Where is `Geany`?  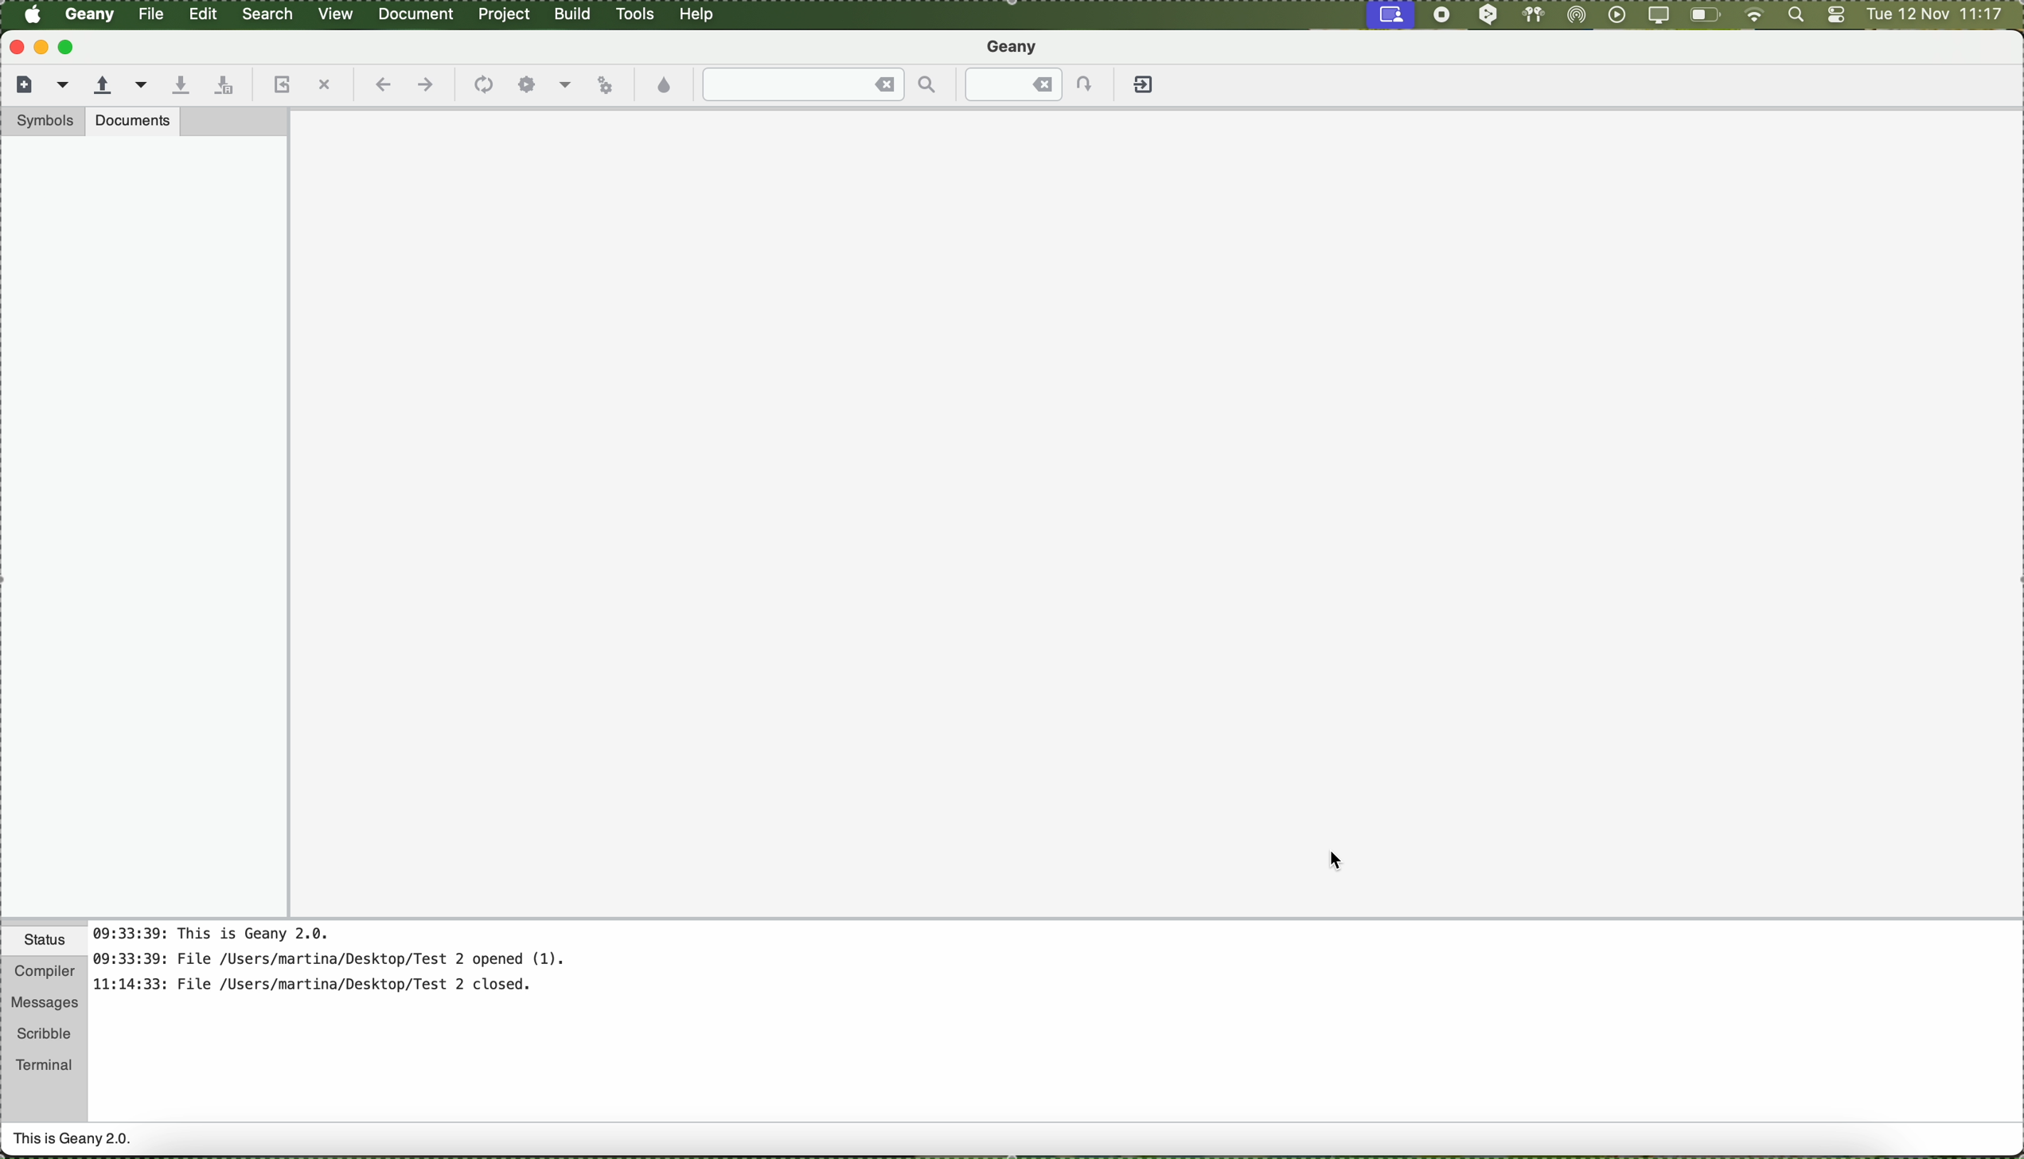
Geany is located at coordinates (1015, 49).